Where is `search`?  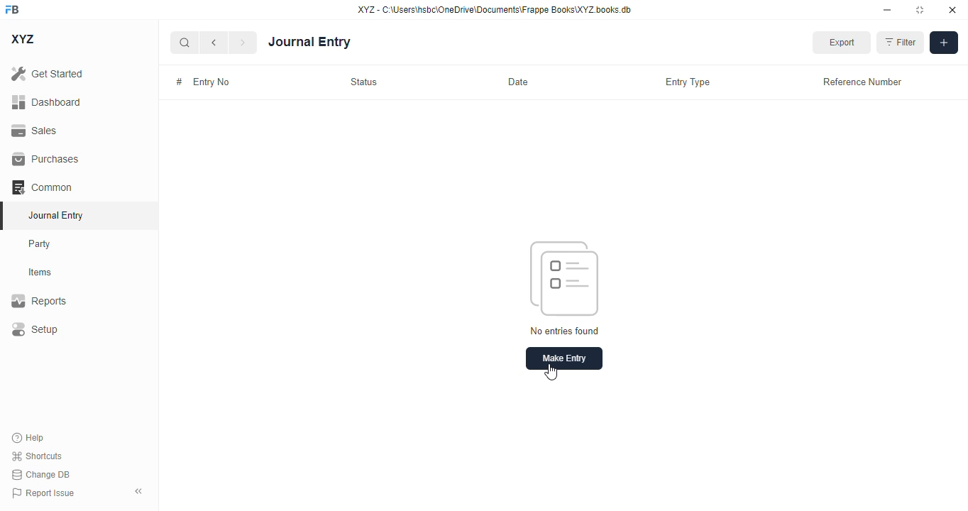
search is located at coordinates (184, 43).